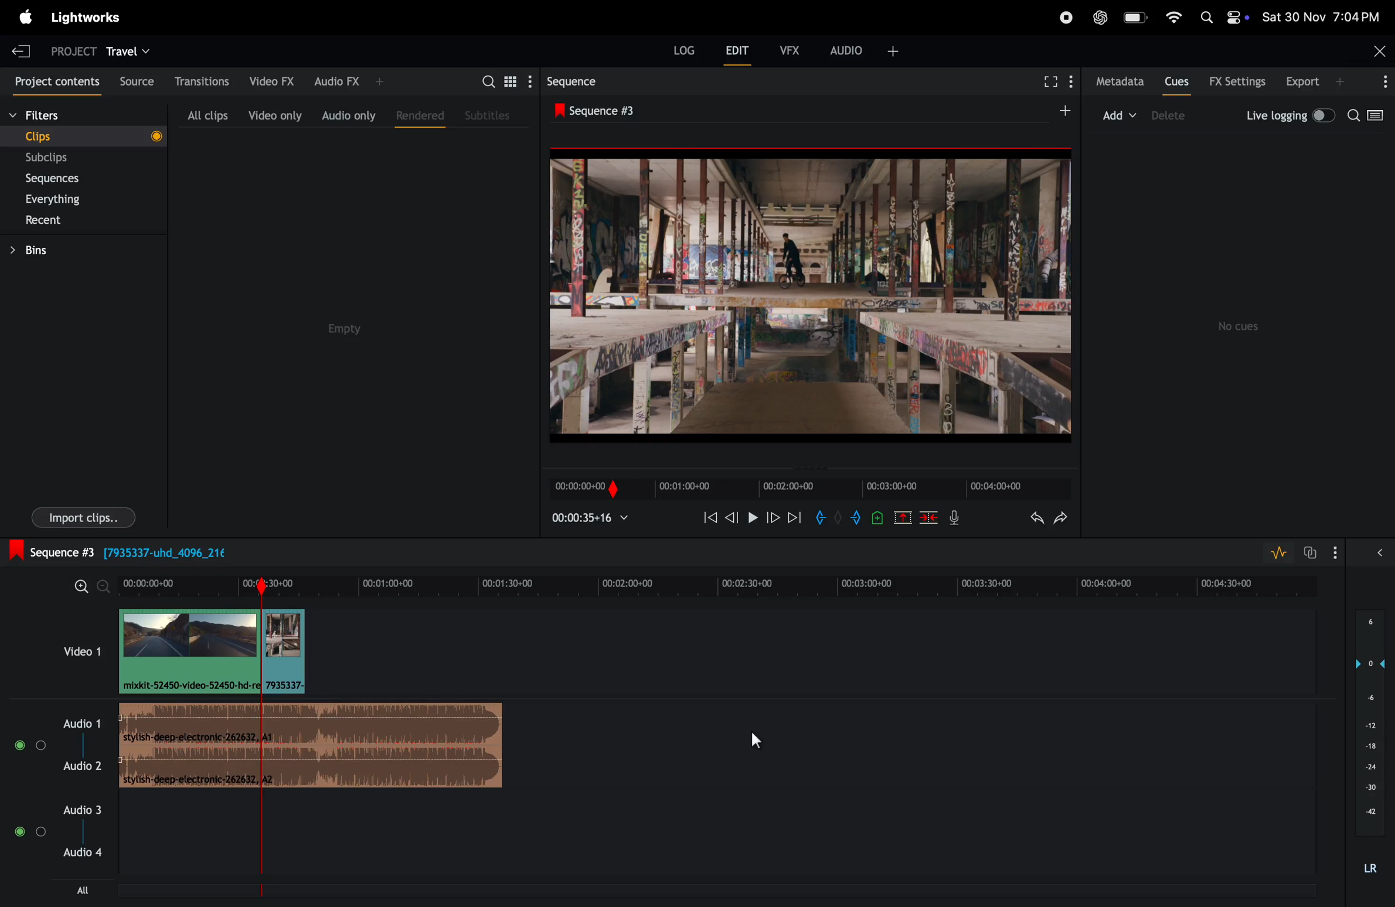 The width and height of the screenshot is (1395, 907). Describe the element at coordinates (722, 585) in the screenshot. I see `time frame` at that location.